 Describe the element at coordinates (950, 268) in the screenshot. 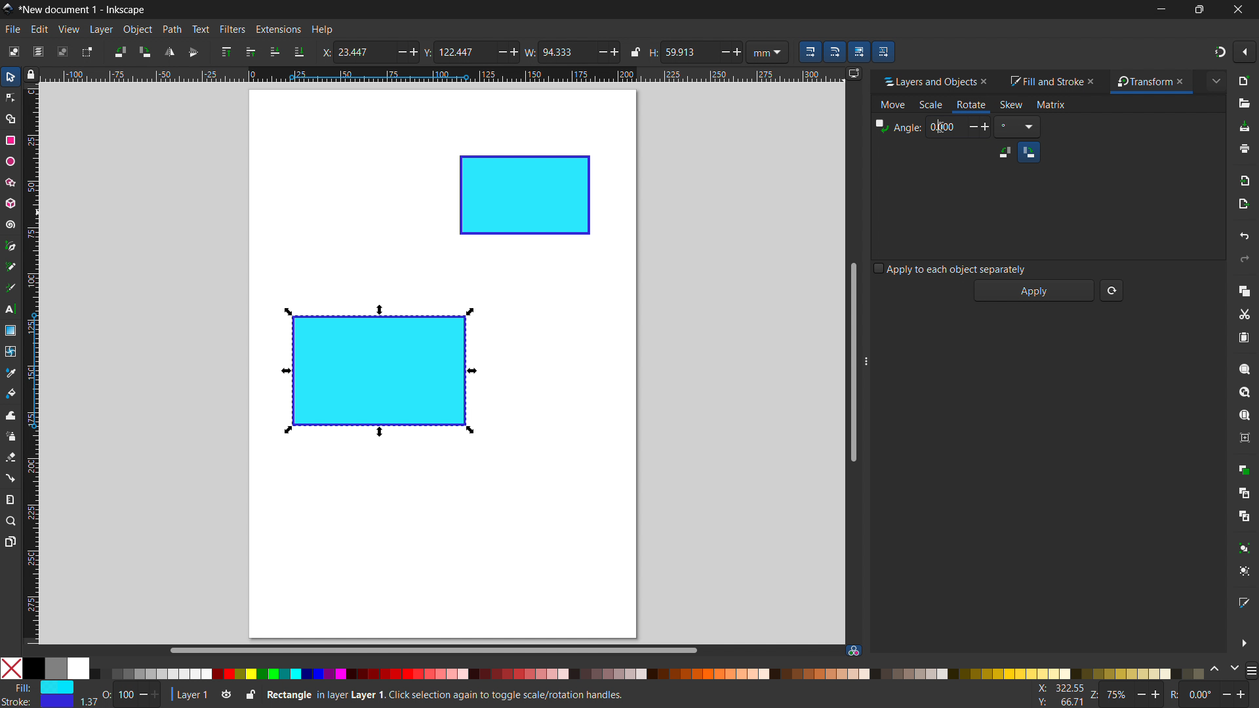

I see `apply to each object separately` at that location.